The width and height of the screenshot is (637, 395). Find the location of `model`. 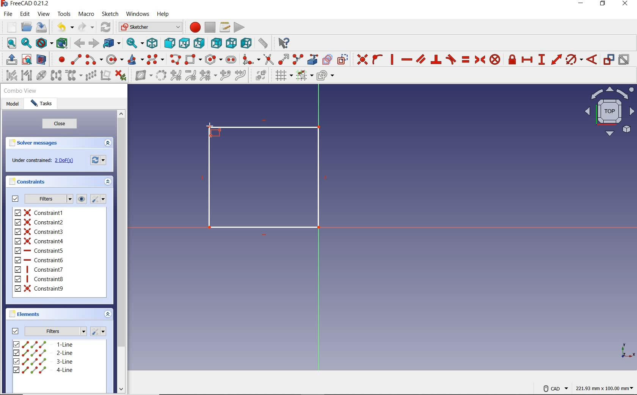

model is located at coordinates (12, 104).